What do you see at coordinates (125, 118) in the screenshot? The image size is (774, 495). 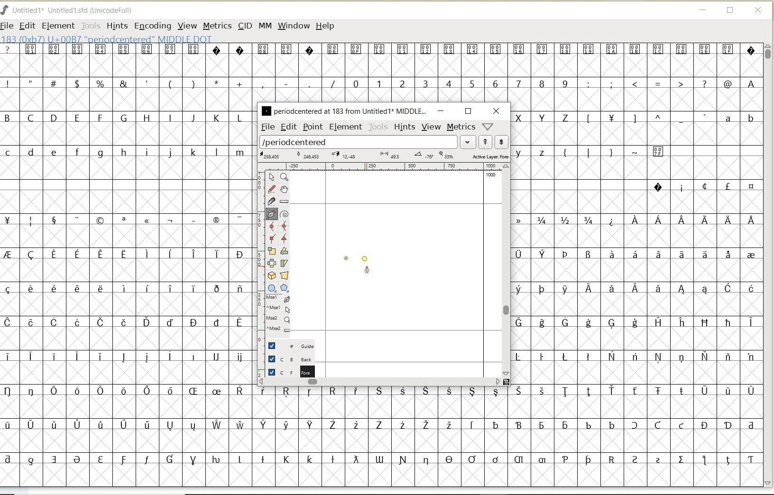 I see `uppercase letters` at bounding box center [125, 118].